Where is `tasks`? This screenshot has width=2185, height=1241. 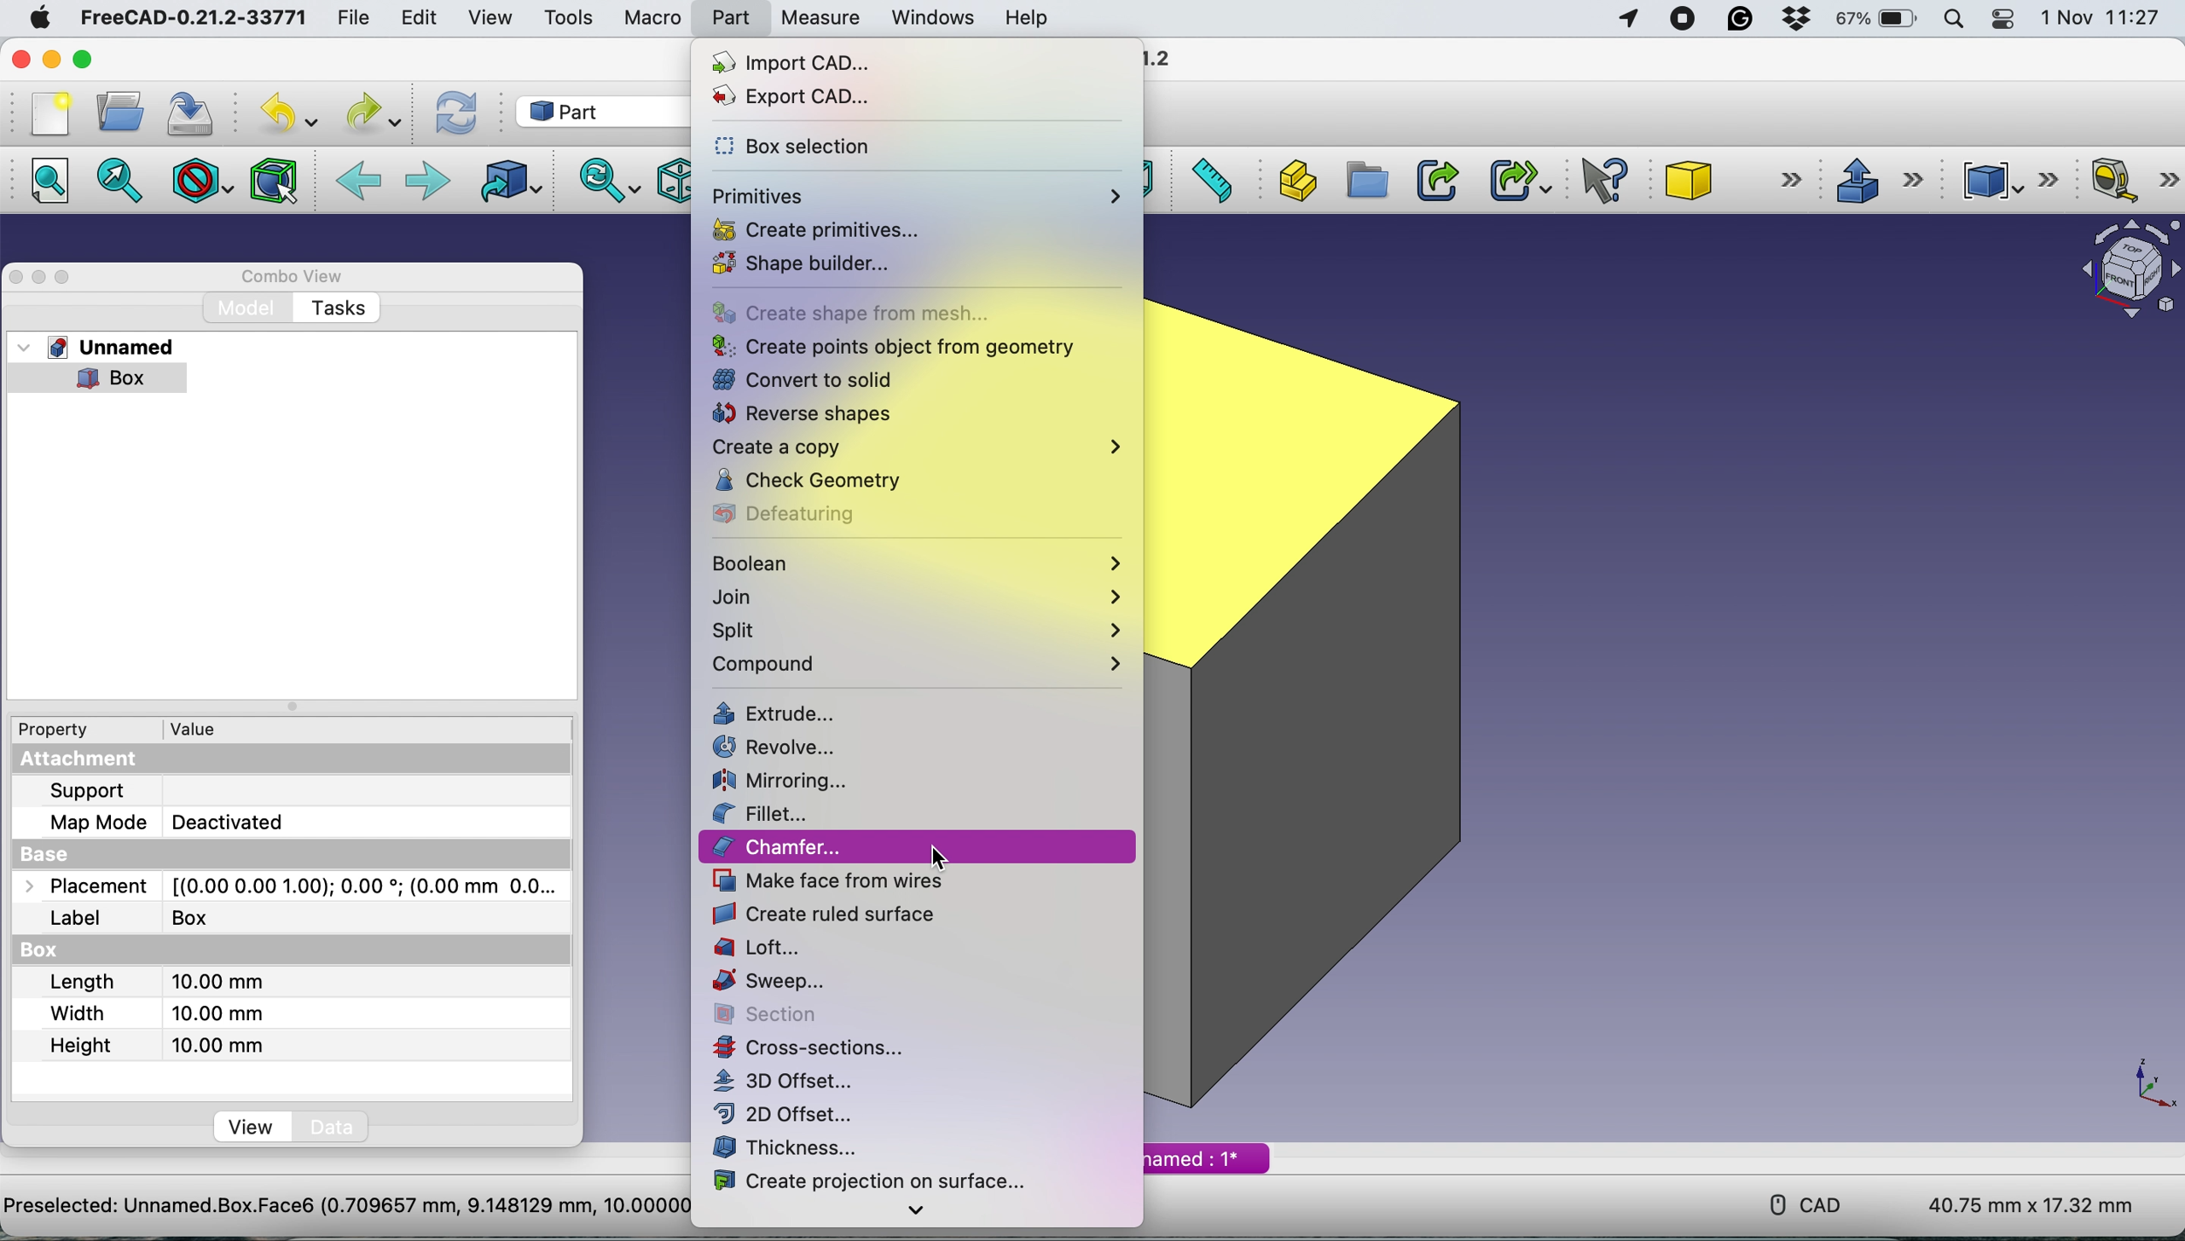 tasks is located at coordinates (340, 306).